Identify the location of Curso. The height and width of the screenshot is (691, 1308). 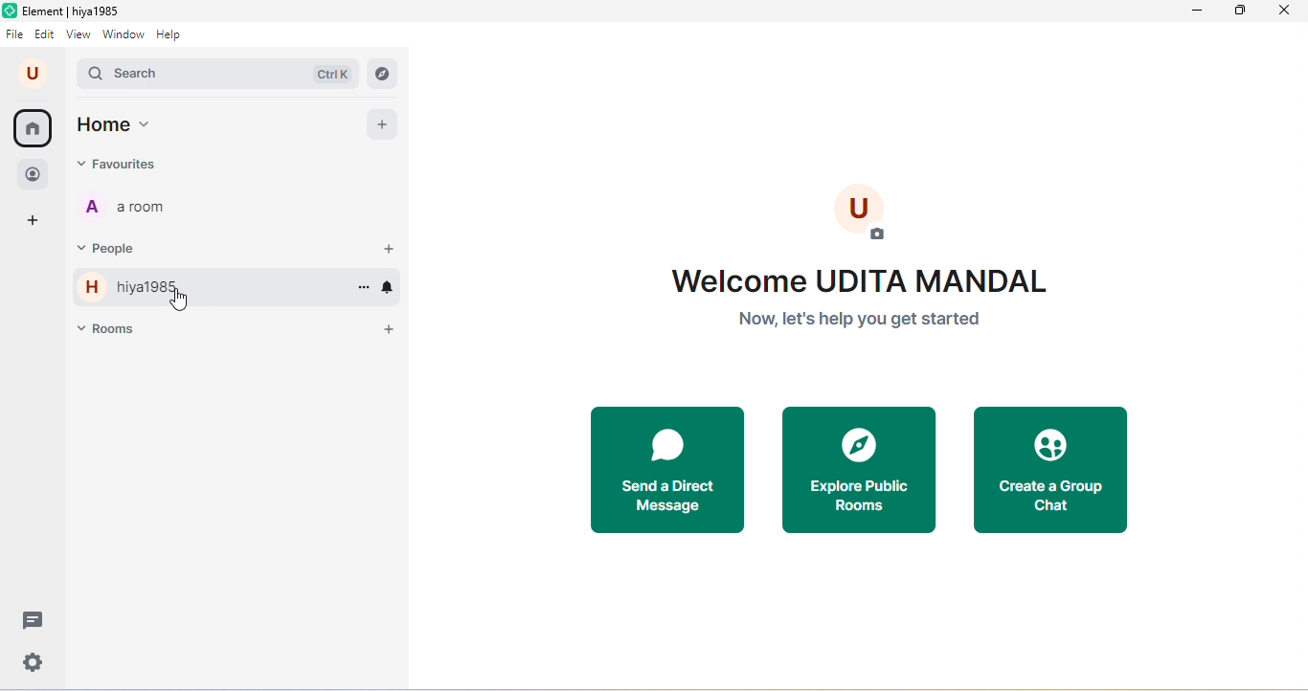
(182, 301).